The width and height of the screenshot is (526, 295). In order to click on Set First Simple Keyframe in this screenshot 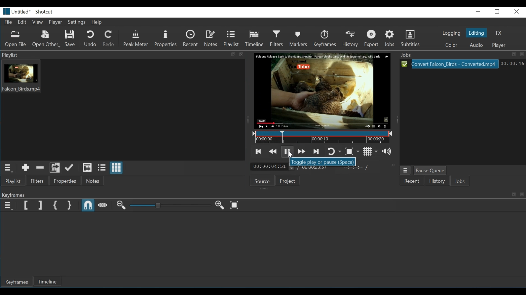, I will do `click(55, 206)`.